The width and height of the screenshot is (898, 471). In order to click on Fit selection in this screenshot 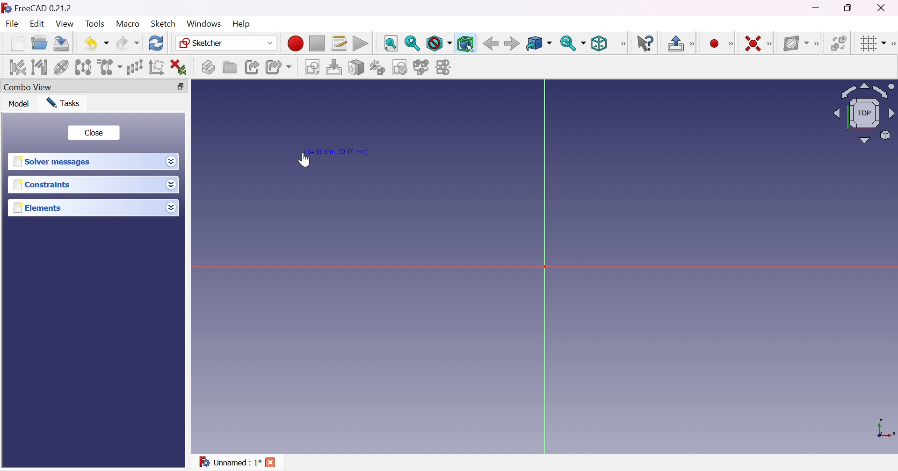, I will do `click(412, 43)`.